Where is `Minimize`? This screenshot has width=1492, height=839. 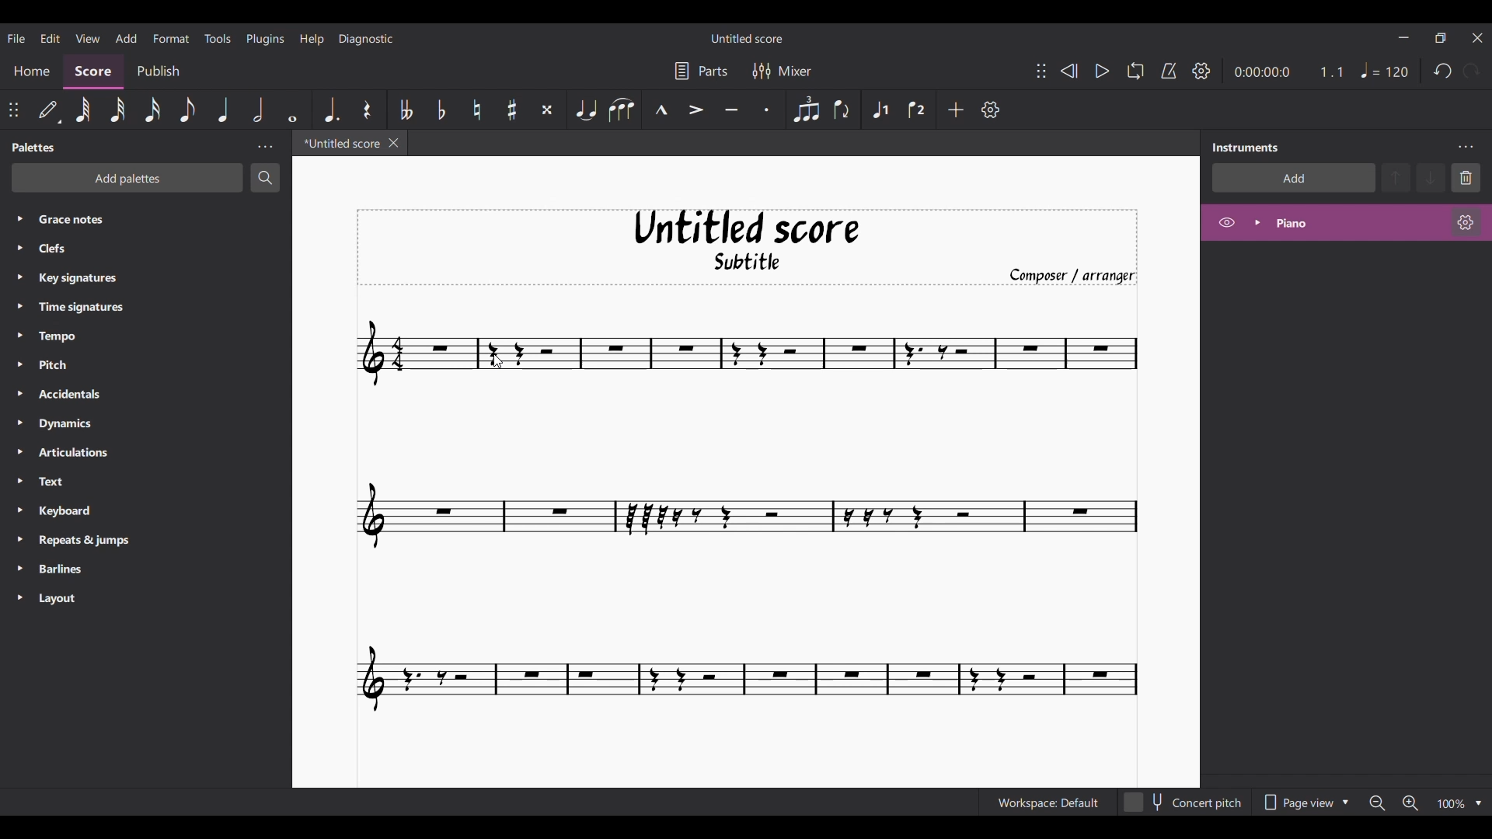
Minimize is located at coordinates (1403, 37).